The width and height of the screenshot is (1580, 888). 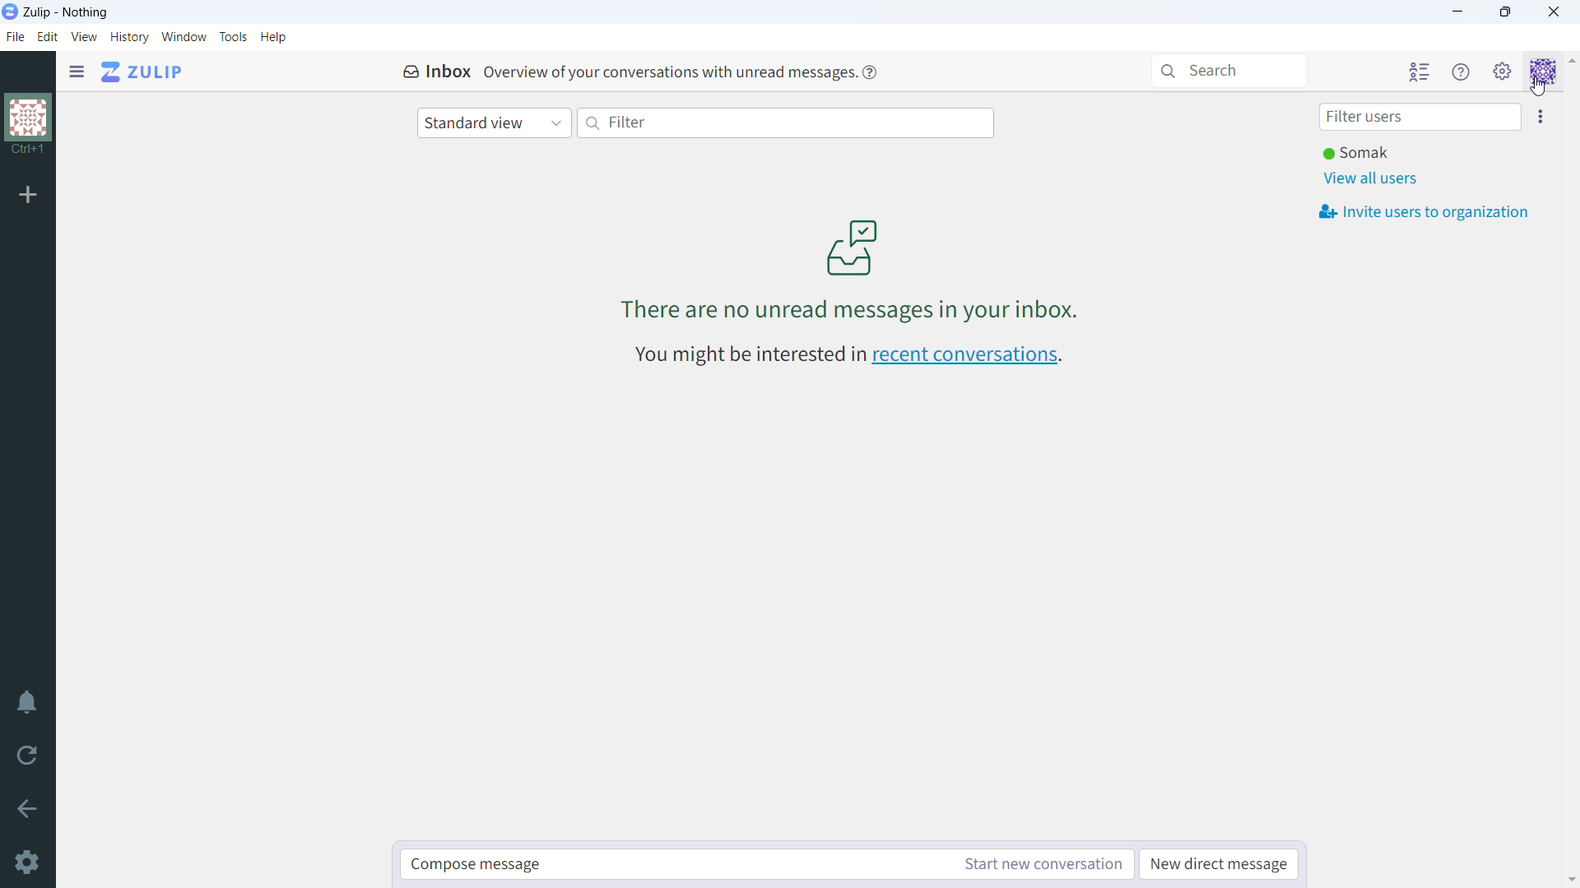 What do you see at coordinates (28, 807) in the screenshot?
I see `go back` at bounding box center [28, 807].